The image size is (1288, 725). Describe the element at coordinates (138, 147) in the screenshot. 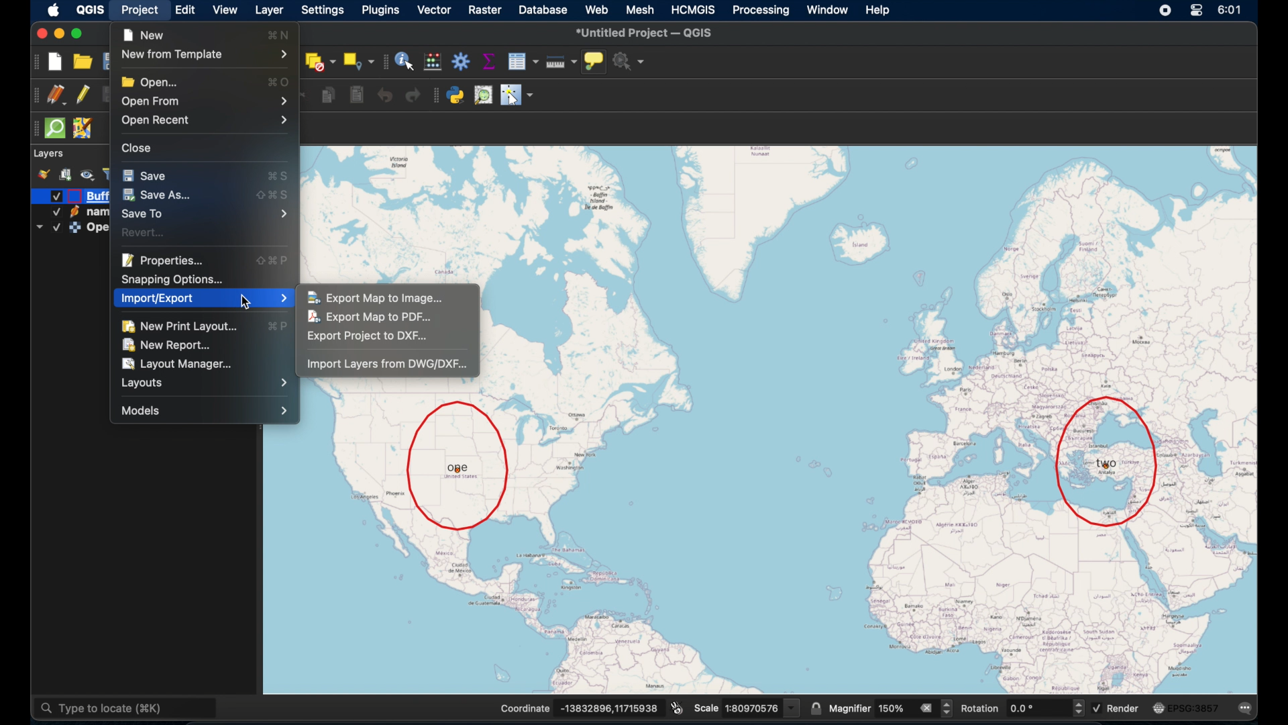

I see `close` at that location.